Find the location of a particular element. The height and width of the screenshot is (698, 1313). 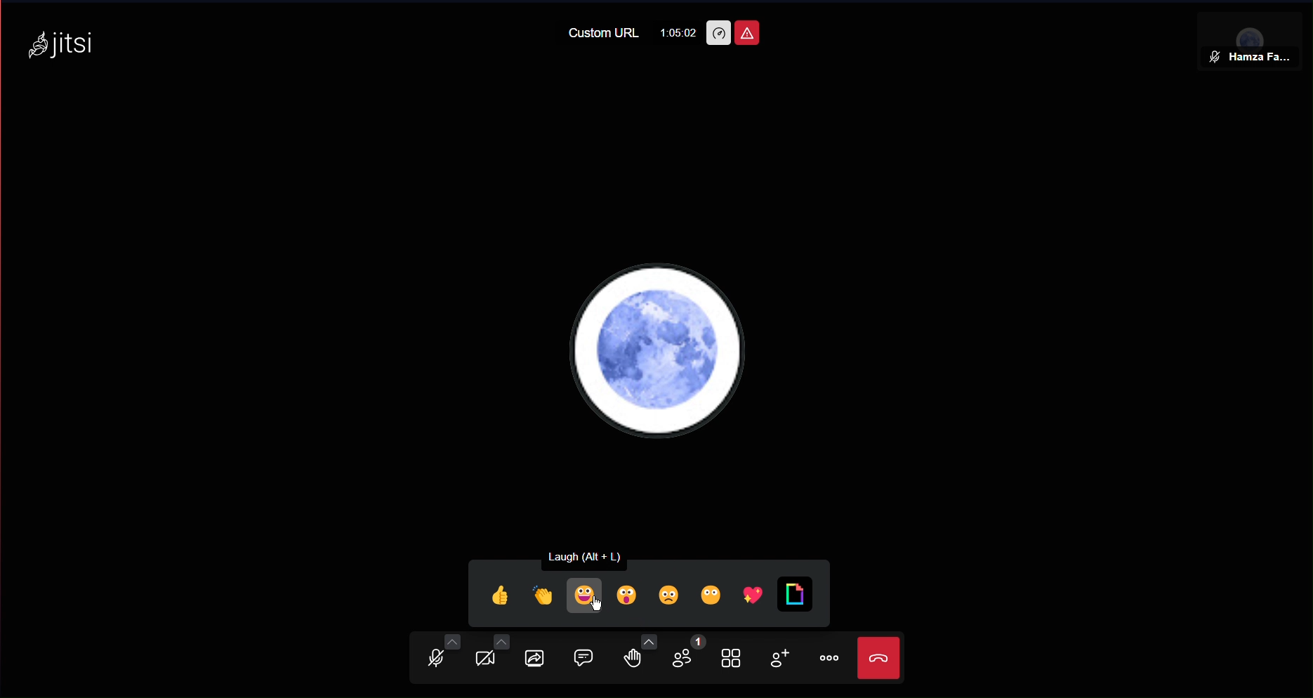

Video is located at coordinates (488, 657).